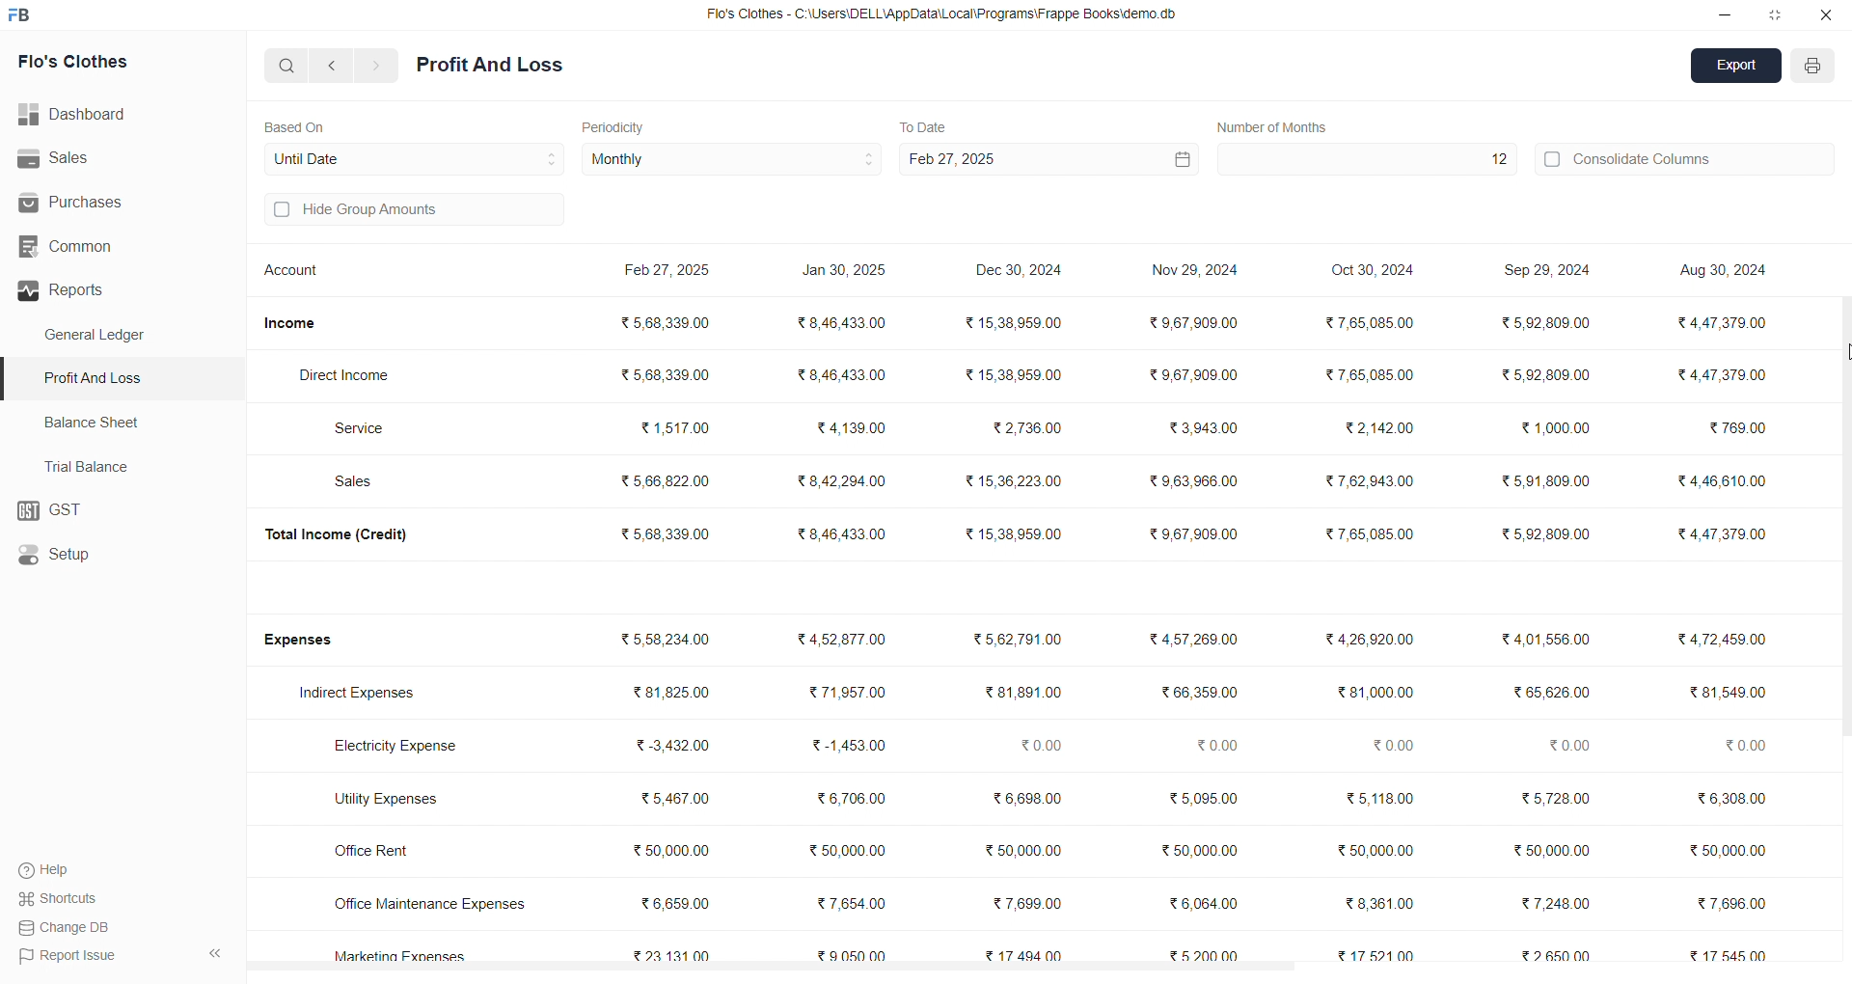 This screenshot has width=1852, height=984. I want to click on Trial Balance, so click(93, 466).